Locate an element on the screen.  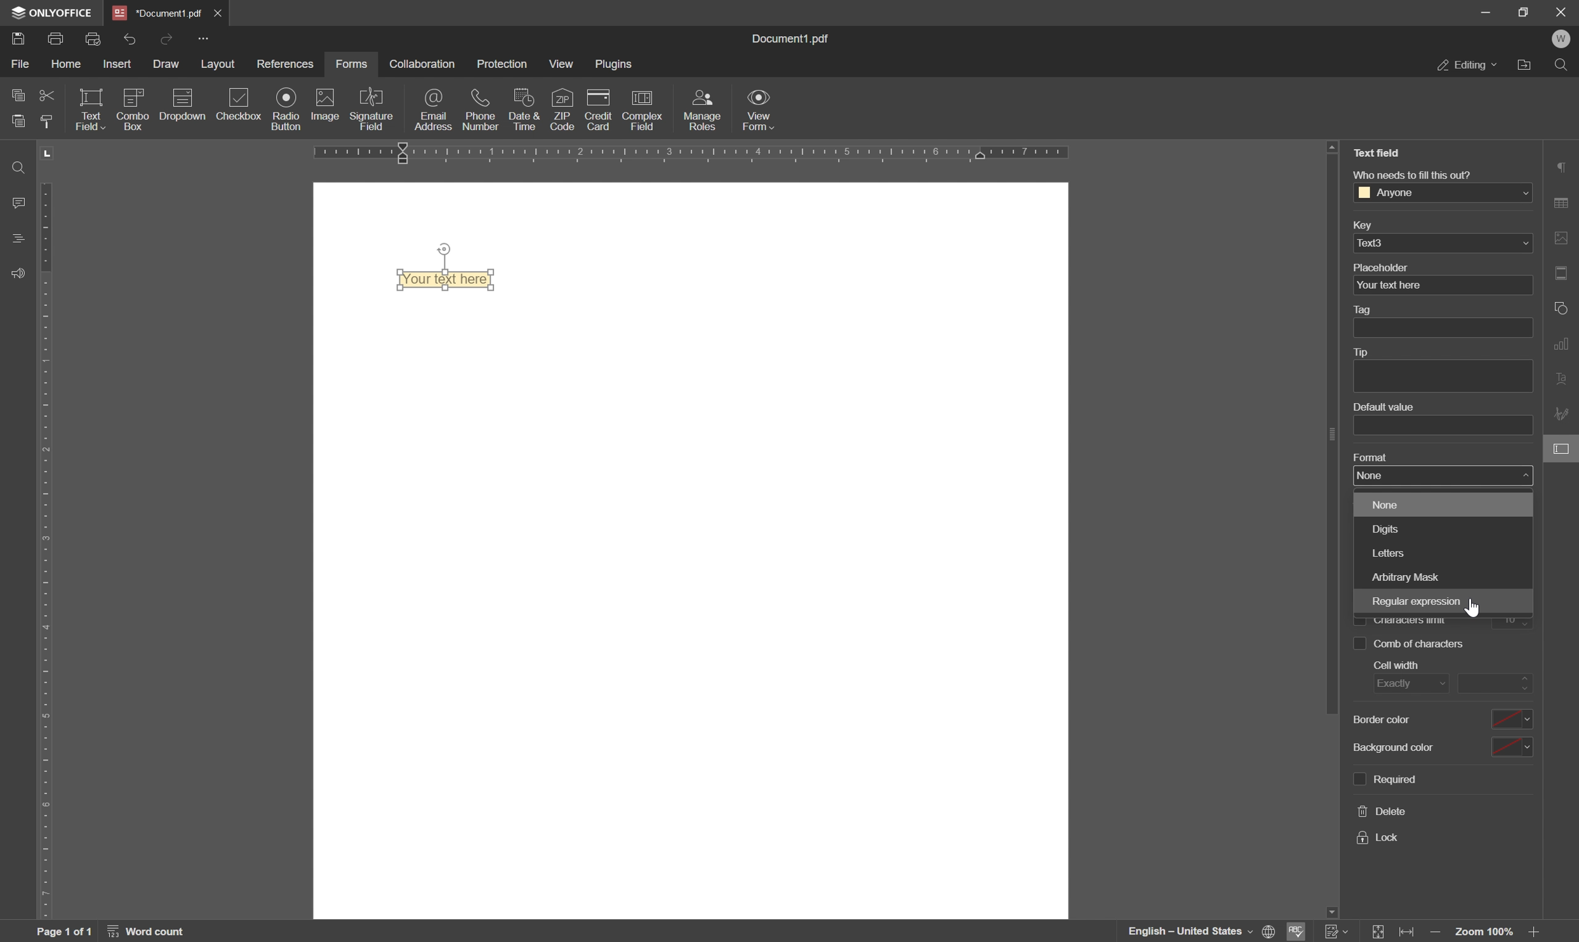
editing is located at coordinates (1467, 67).